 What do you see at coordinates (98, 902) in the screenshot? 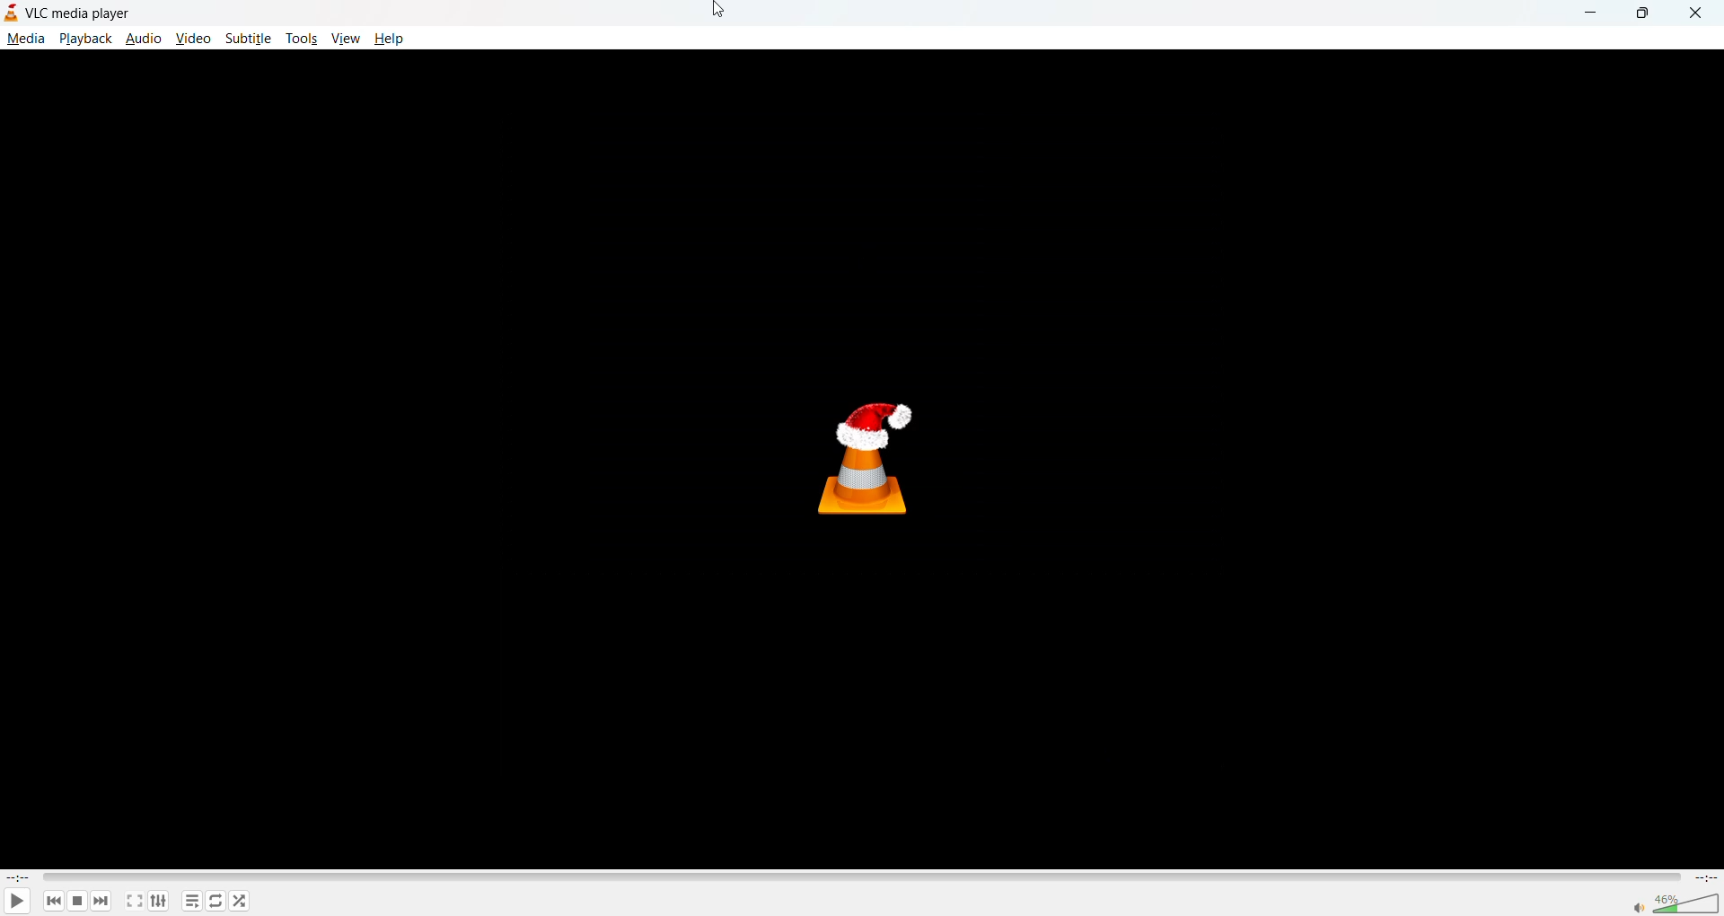
I see `next` at bounding box center [98, 902].